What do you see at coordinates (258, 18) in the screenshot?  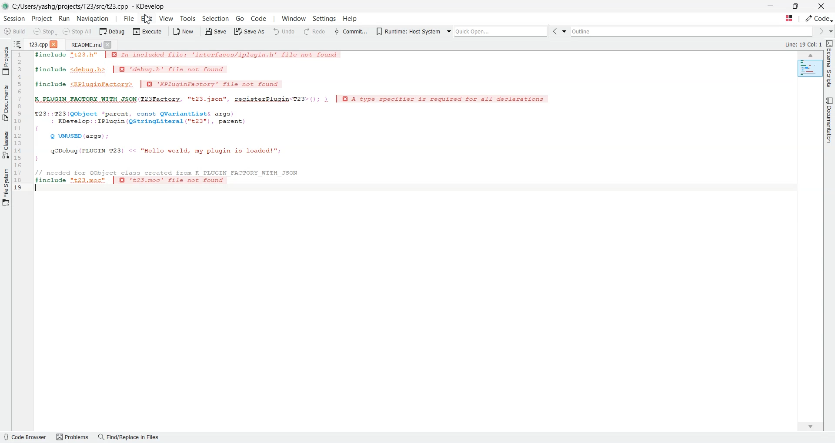 I see `Code` at bounding box center [258, 18].